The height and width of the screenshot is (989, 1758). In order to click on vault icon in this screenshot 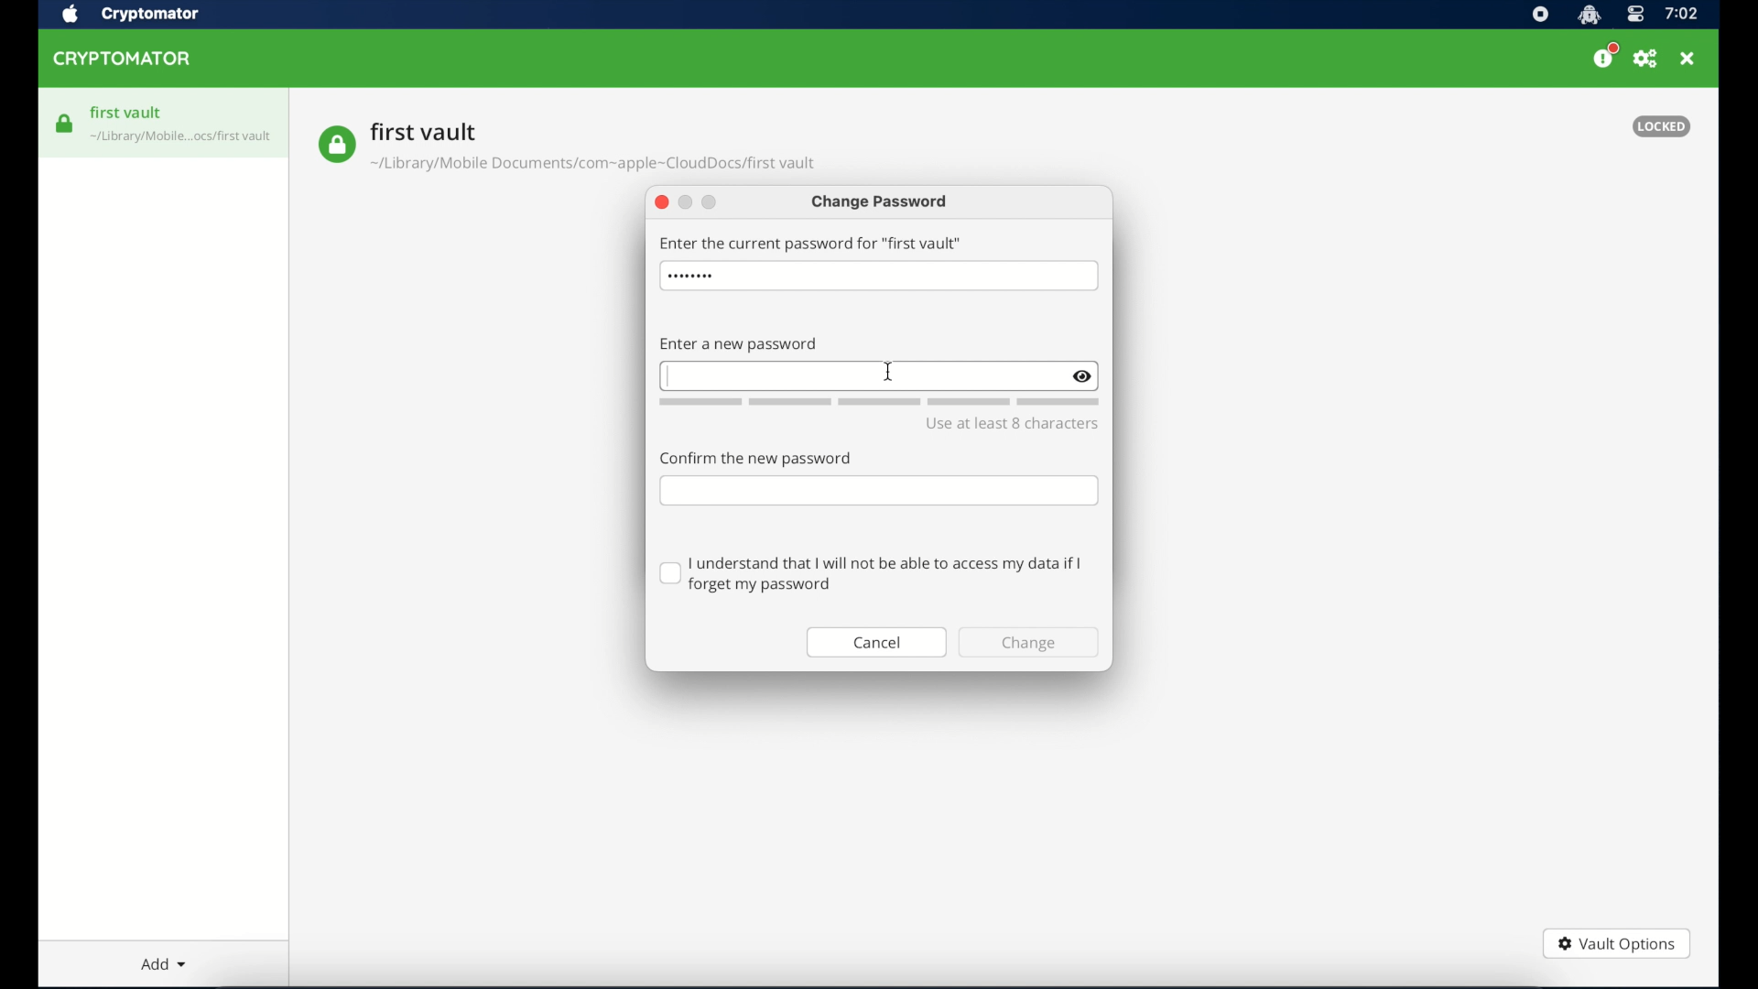, I will do `click(65, 124)`.